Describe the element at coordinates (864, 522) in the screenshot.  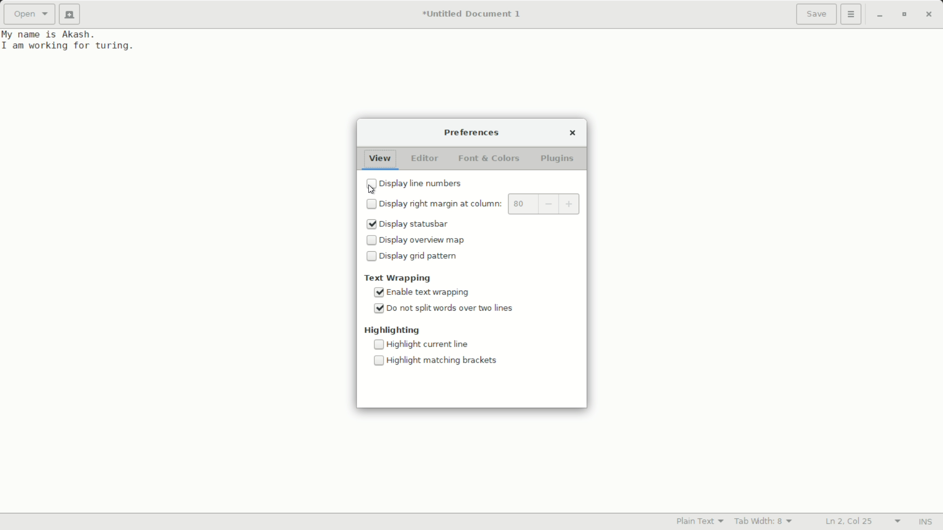
I see `lines and columns` at that location.